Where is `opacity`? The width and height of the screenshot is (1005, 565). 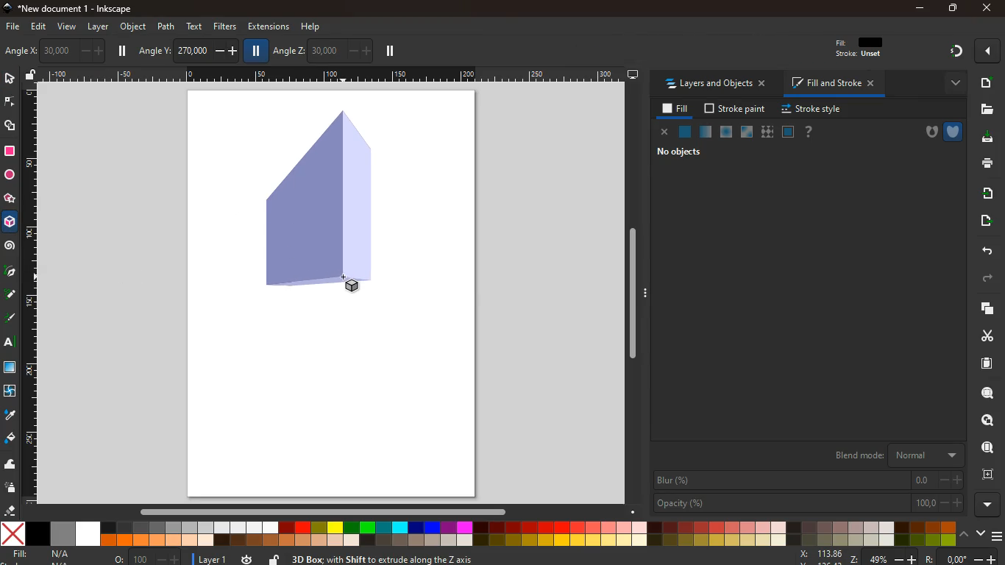
opacity is located at coordinates (807, 504).